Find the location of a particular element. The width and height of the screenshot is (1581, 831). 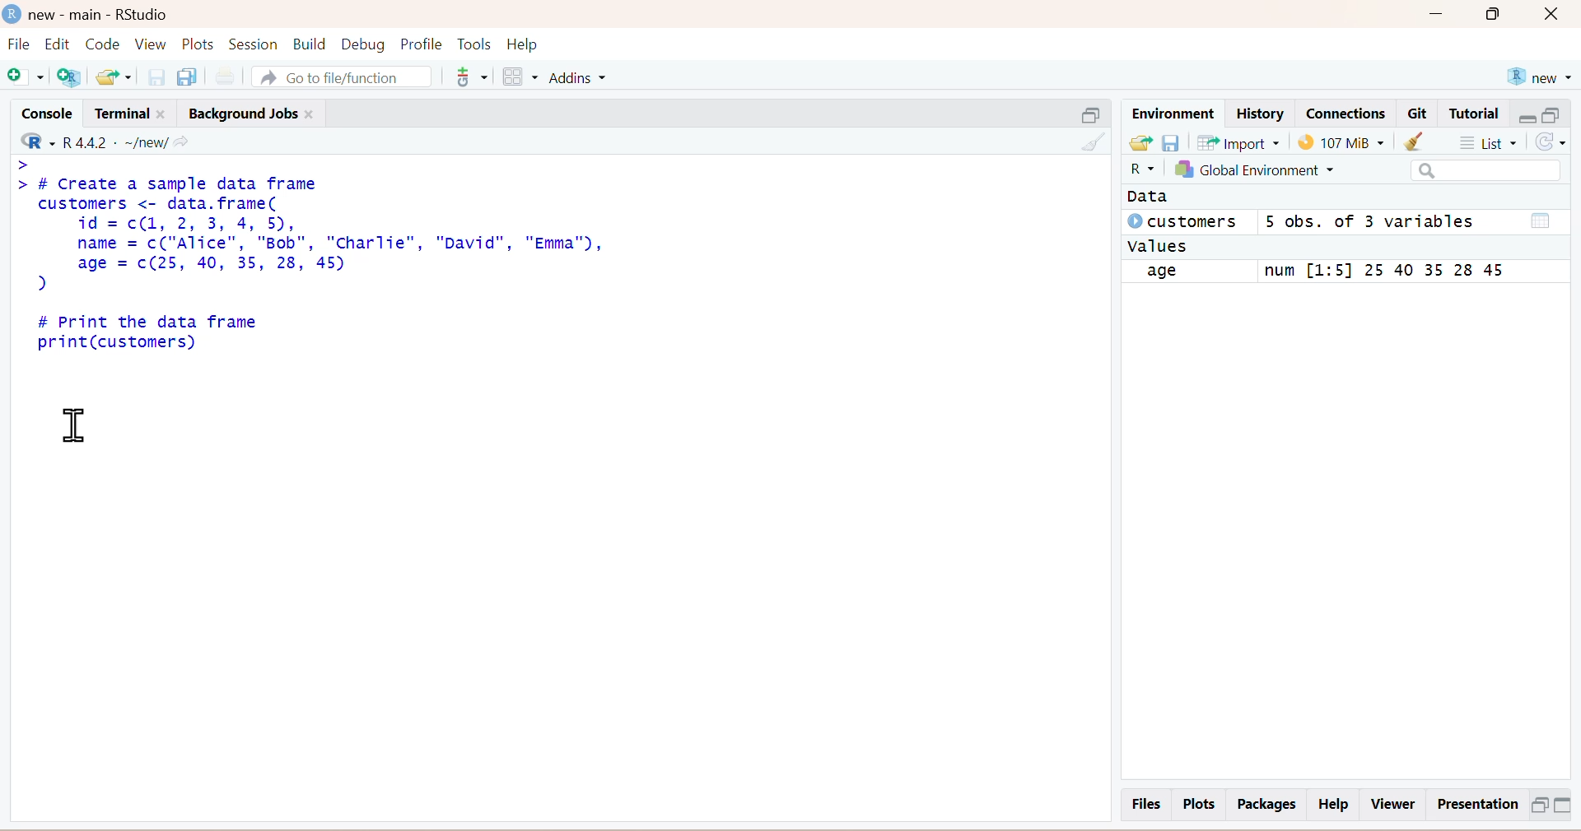

New file is located at coordinates (26, 77).